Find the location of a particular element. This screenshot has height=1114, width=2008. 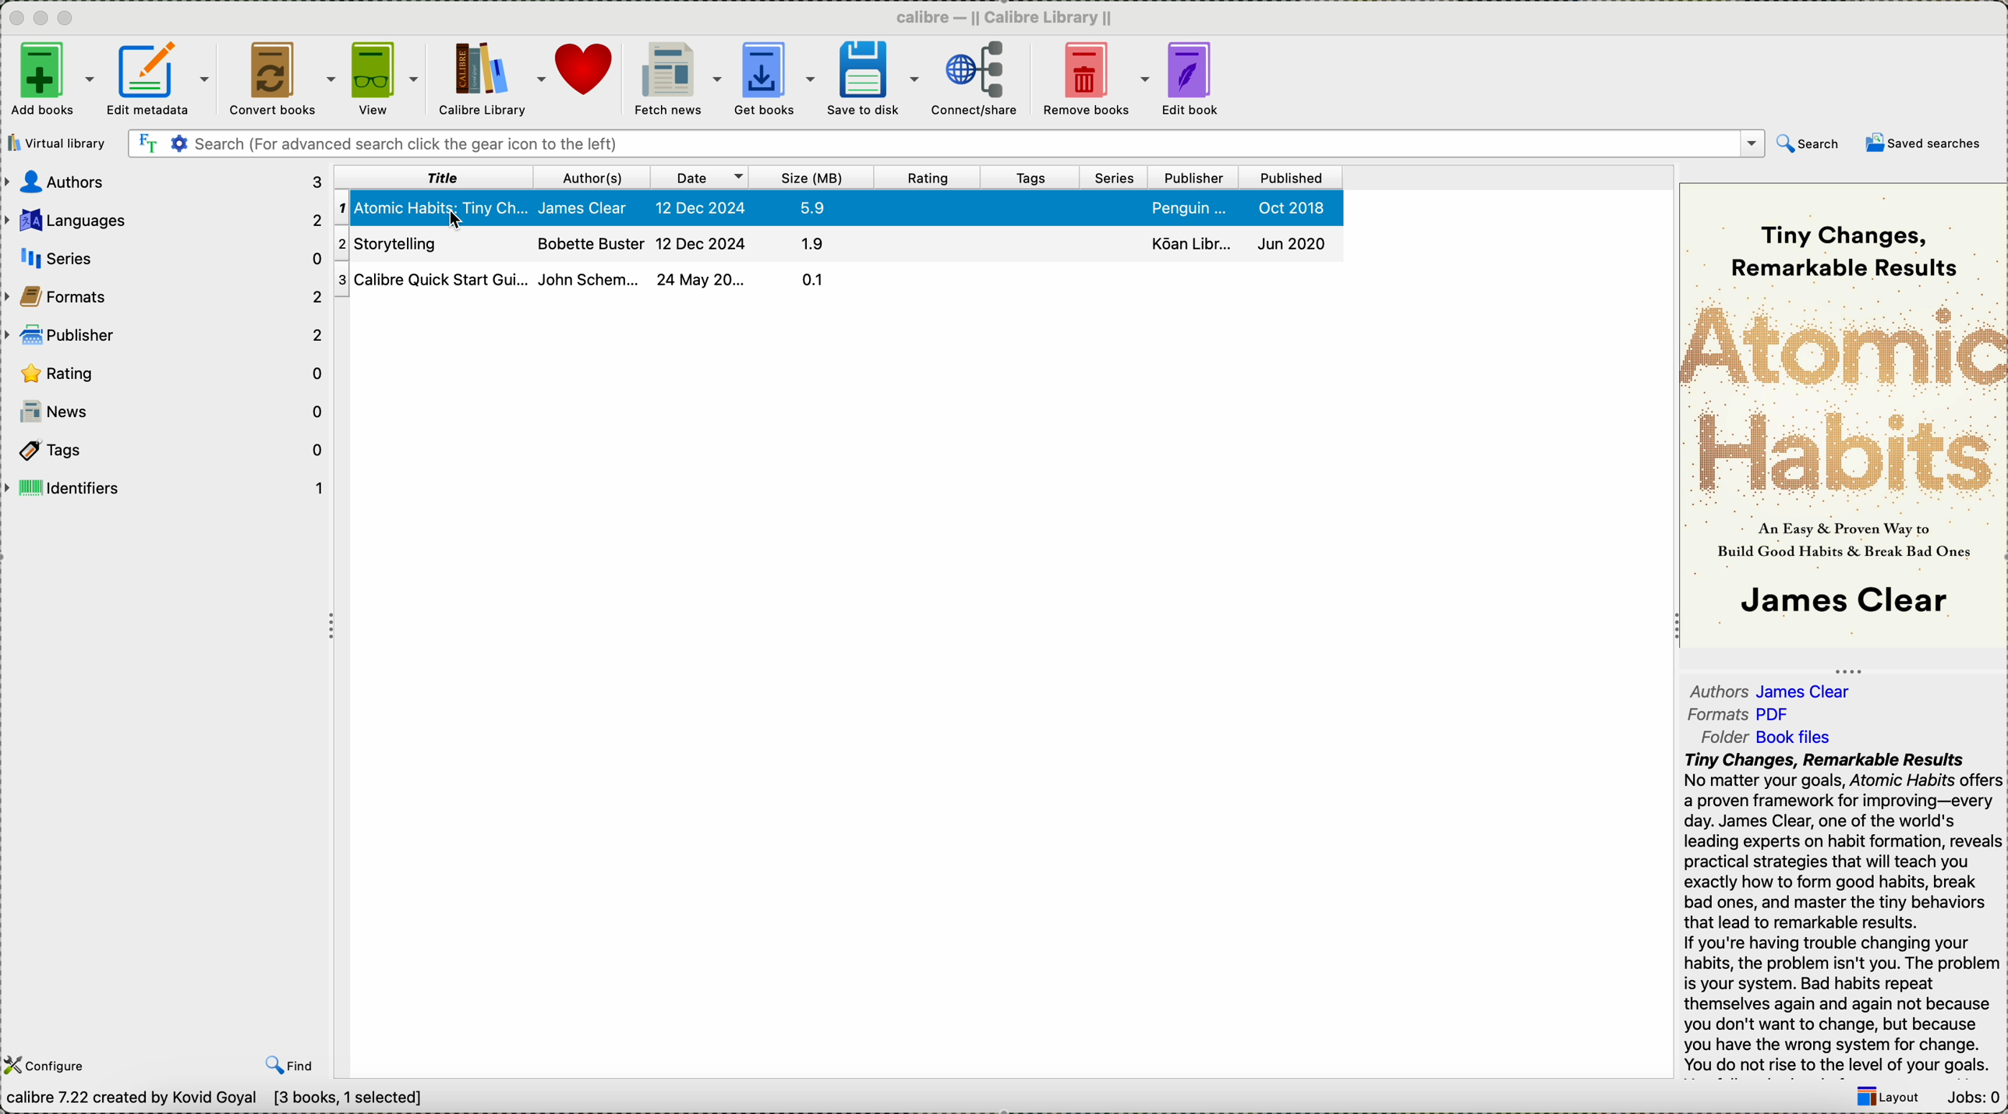

authors is located at coordinates (166, 182).